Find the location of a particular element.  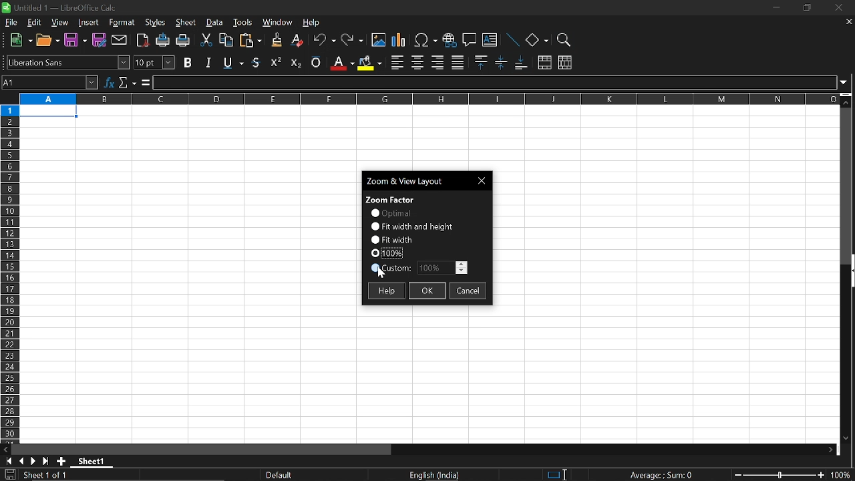

close is located at coordinates (836, 9).